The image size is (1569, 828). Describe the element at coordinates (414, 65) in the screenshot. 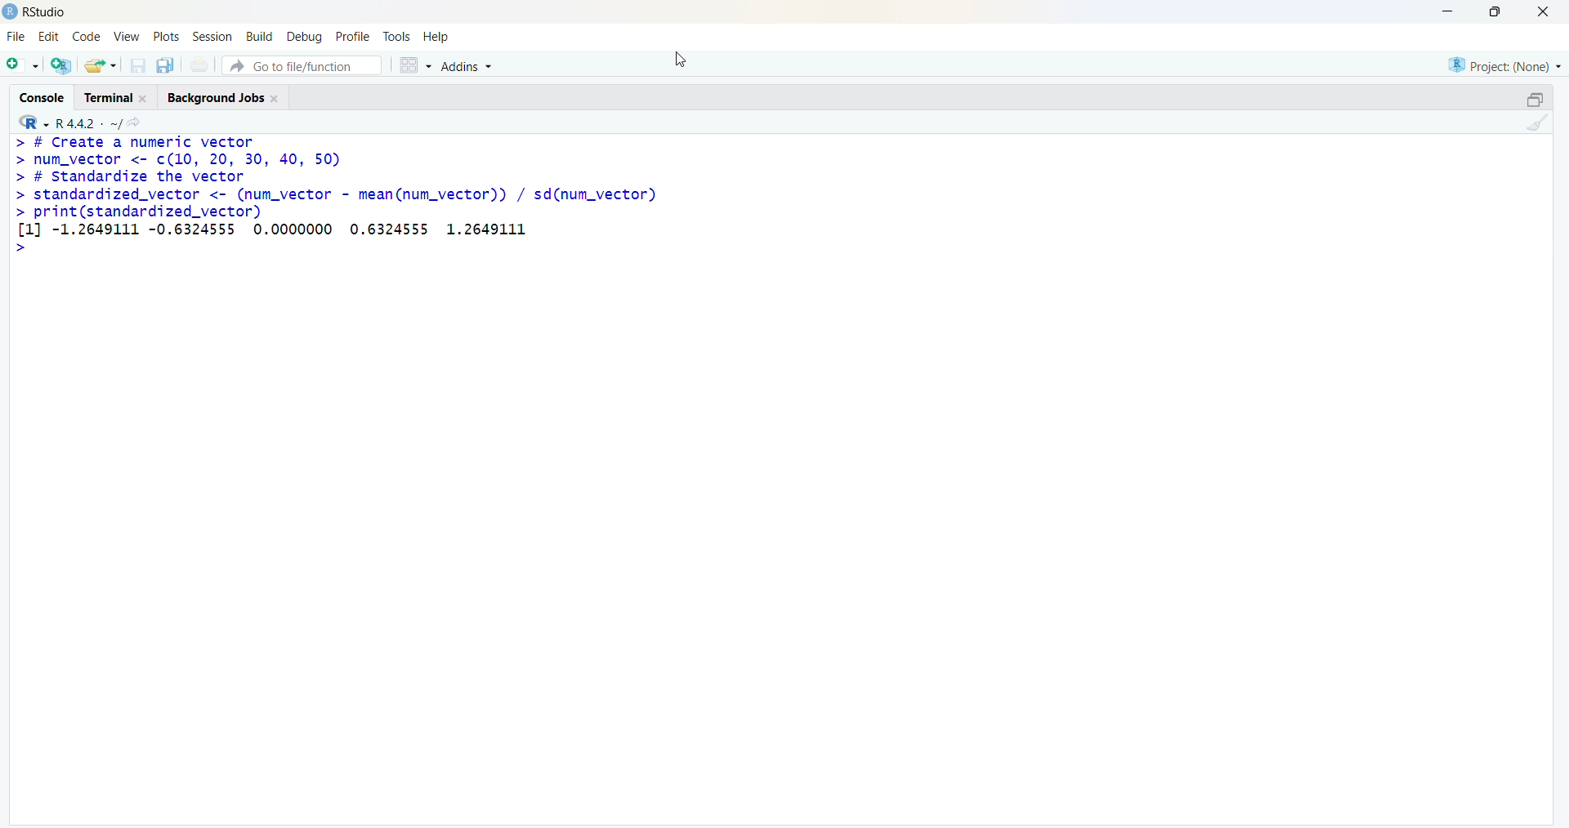

I see `grid` at that location.